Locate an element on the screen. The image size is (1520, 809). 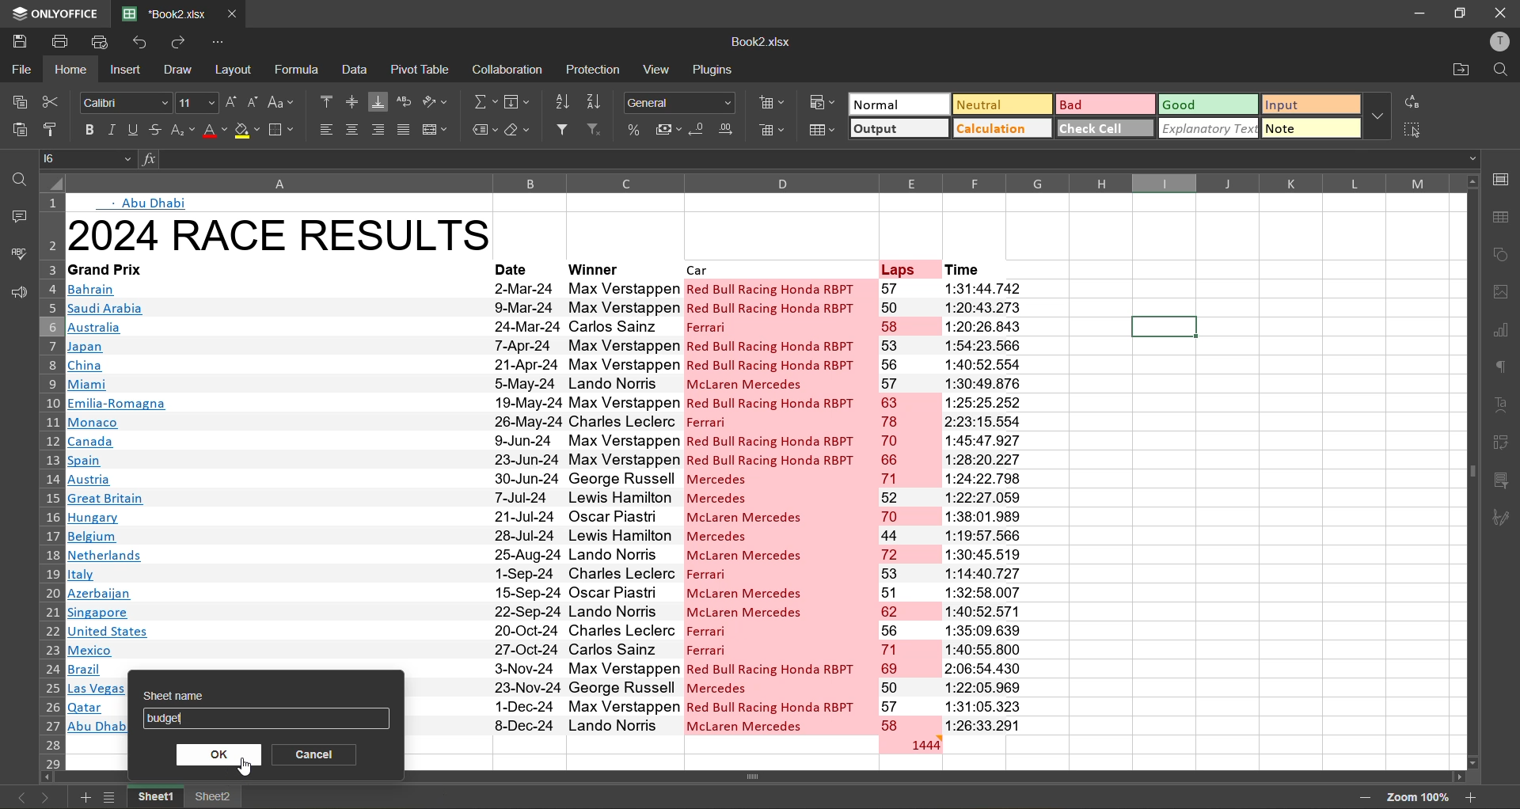
numbers is located at coordinates (908, 506).